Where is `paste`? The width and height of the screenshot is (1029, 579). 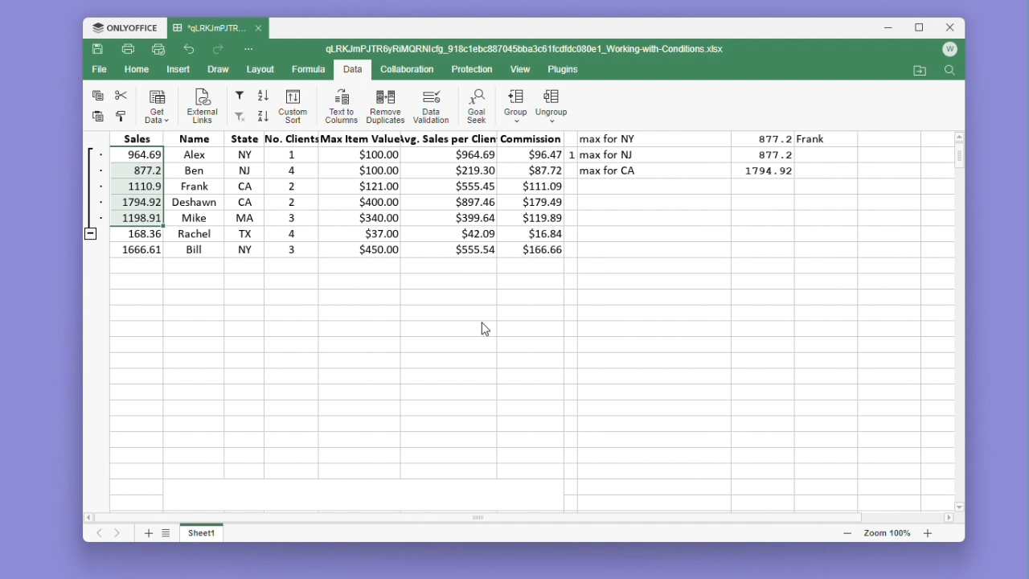 paste is located at coordinates (96, 116).